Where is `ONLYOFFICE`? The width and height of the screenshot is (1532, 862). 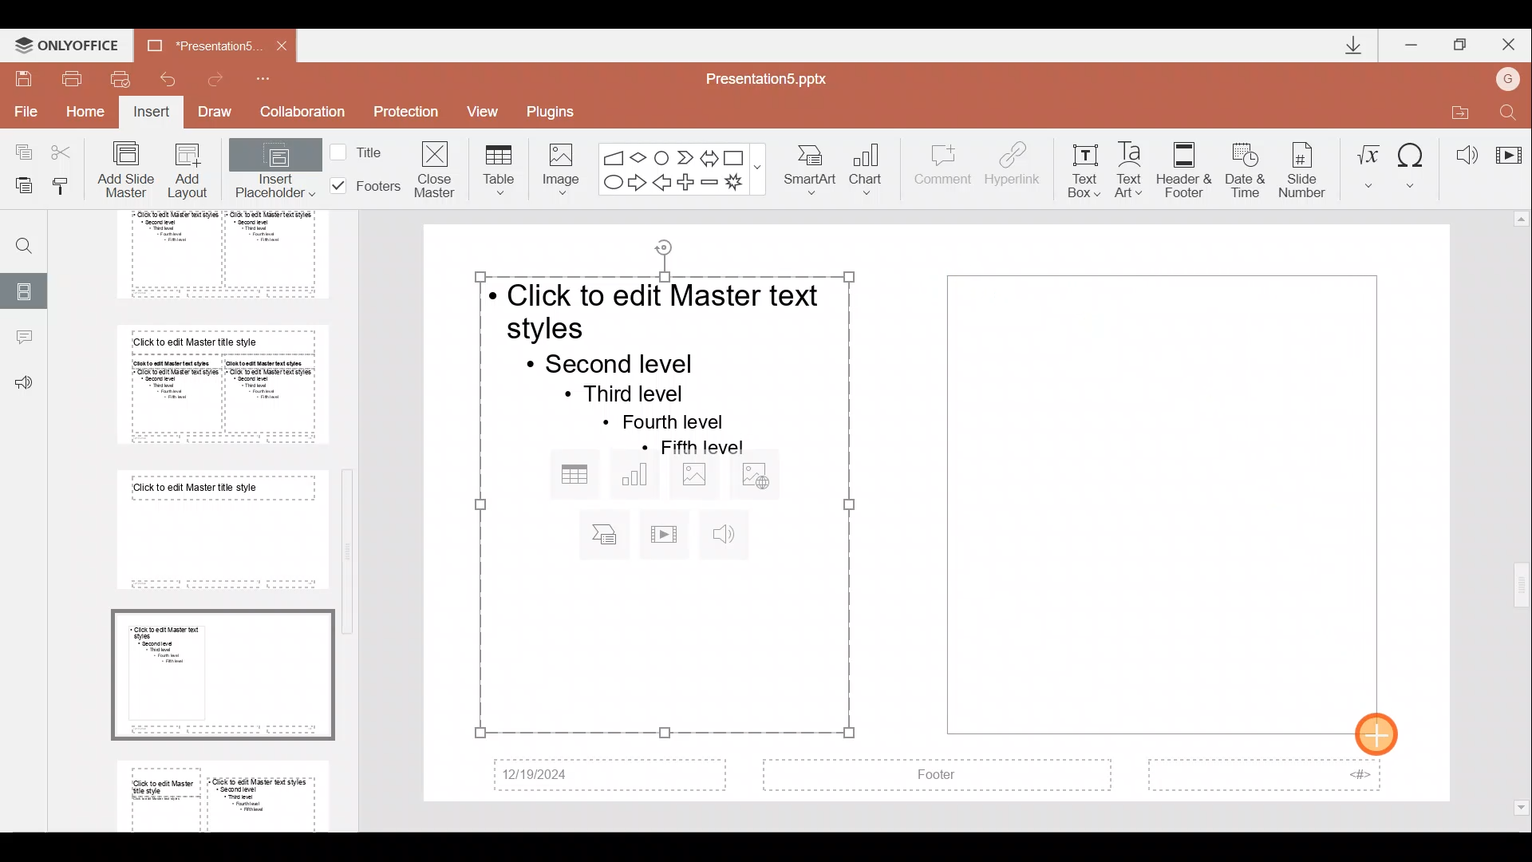 ONLYOFFICE is located at coordinates (66, 42).